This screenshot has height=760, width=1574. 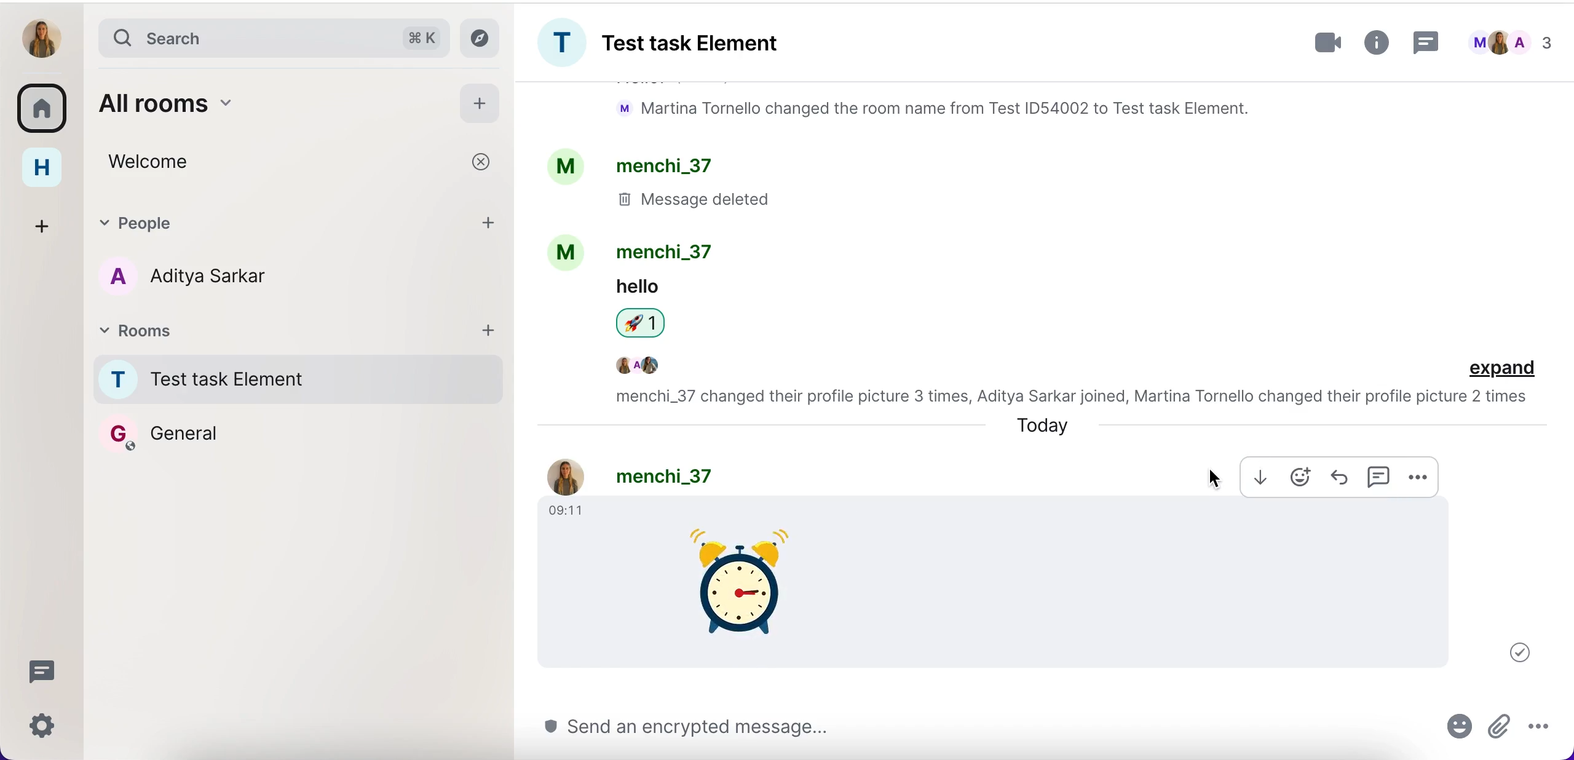 What do you see at coordinates (1426, 40) in the screenshot?
I see `threads ` at bounding box center [1426, 40].